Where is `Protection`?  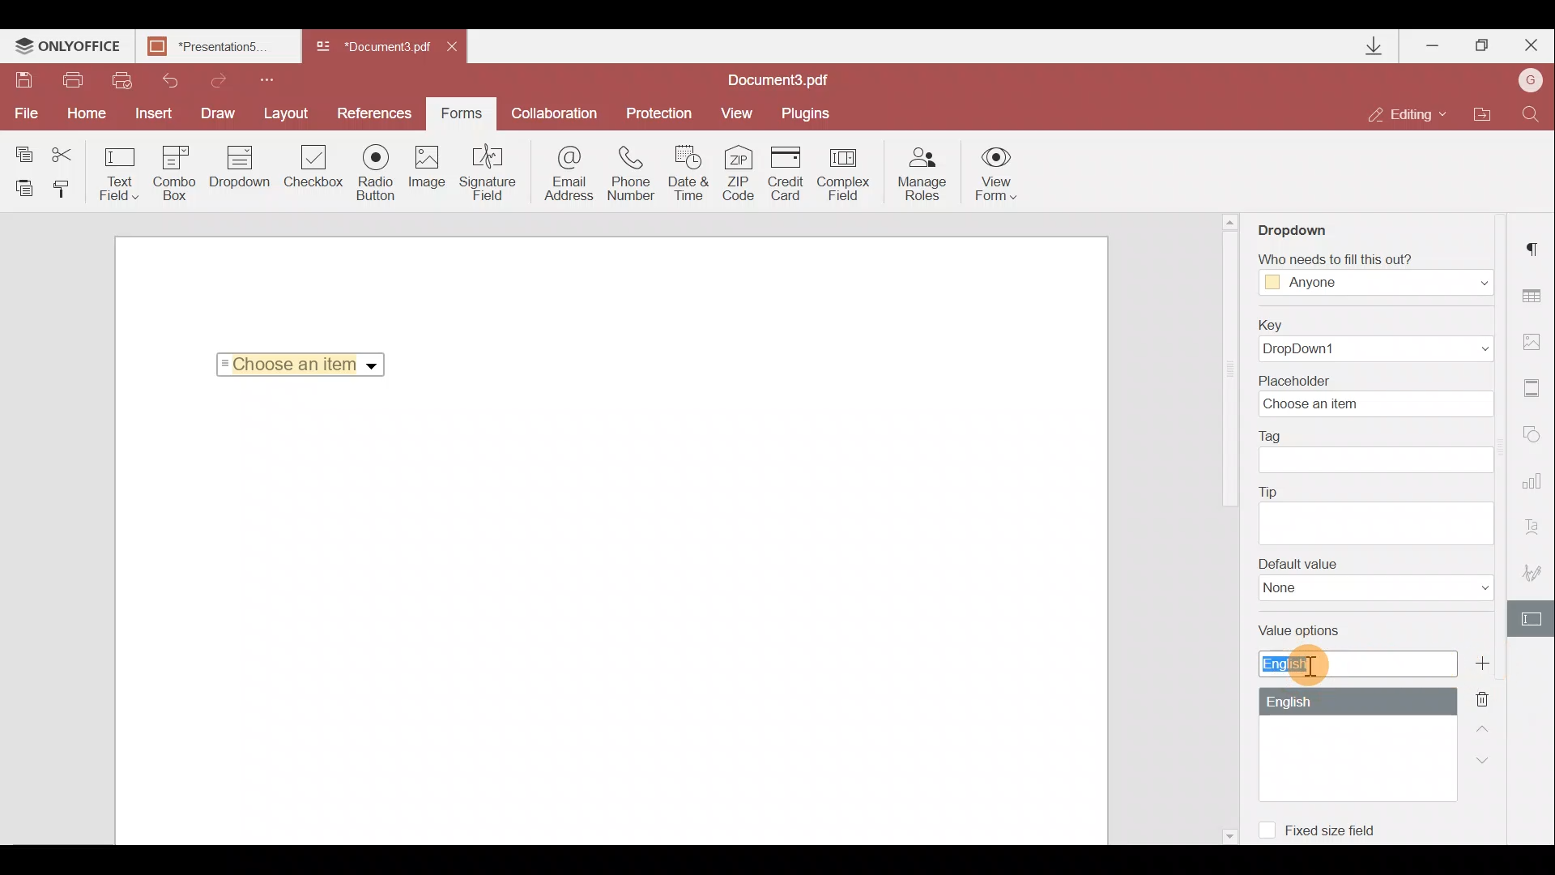 Protection is located at coordinates (657, 112).